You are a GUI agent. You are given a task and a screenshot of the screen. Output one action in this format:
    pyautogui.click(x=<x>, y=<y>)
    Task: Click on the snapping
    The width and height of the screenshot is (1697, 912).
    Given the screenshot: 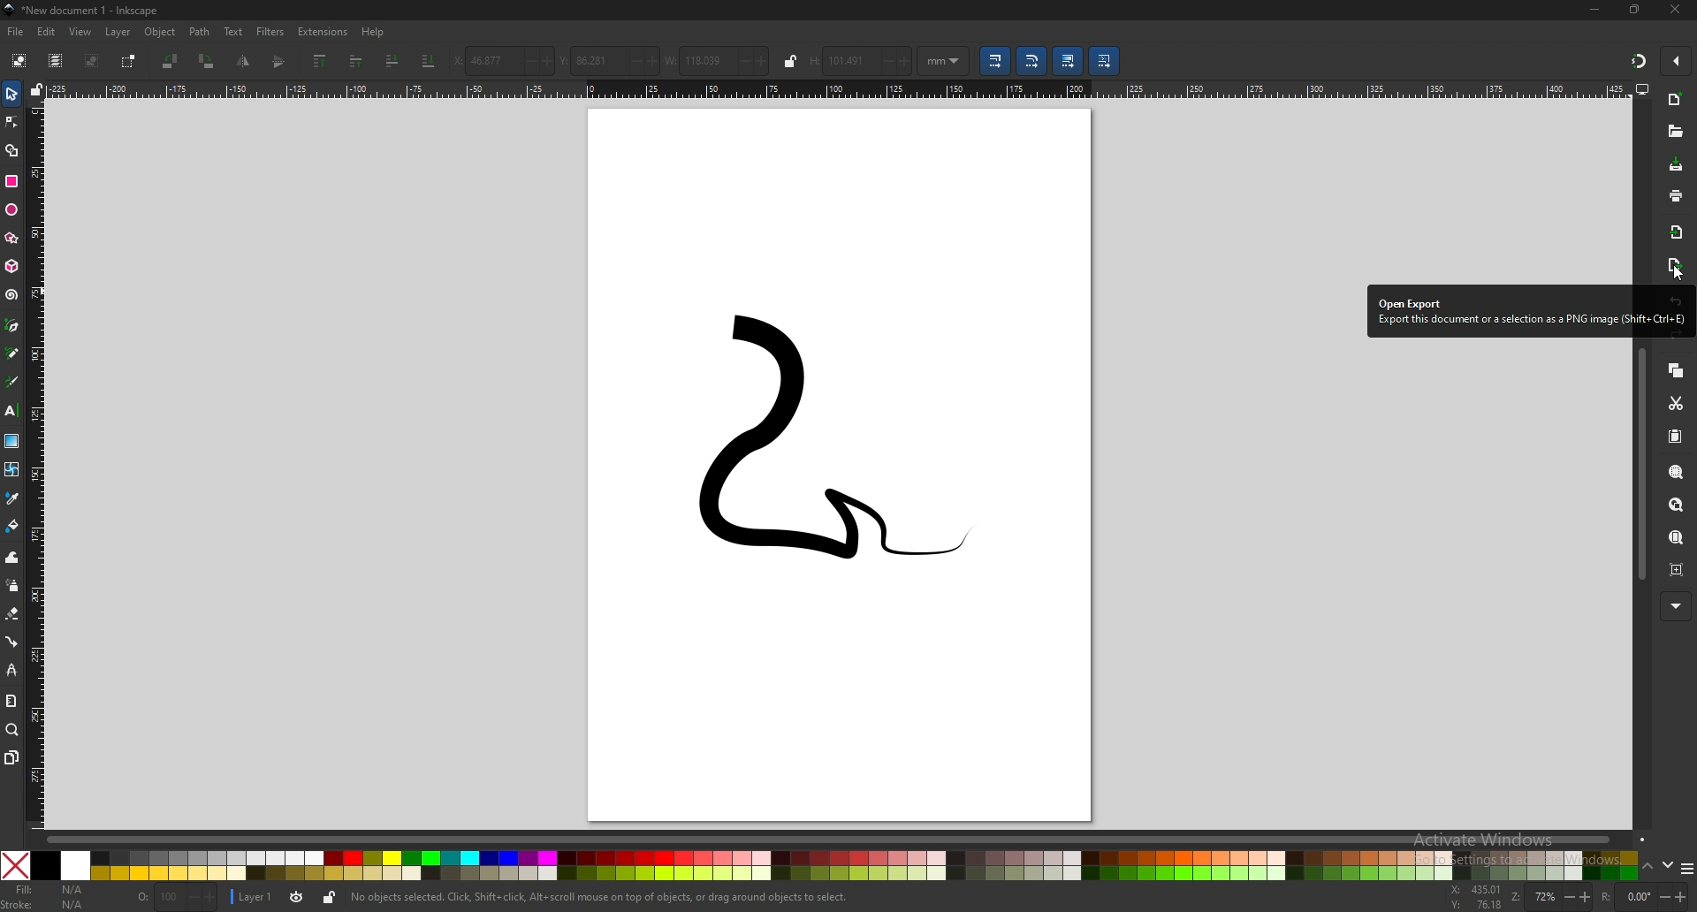 What is the action you would take?
    pyautogui.click(x=1637, y=60)
    